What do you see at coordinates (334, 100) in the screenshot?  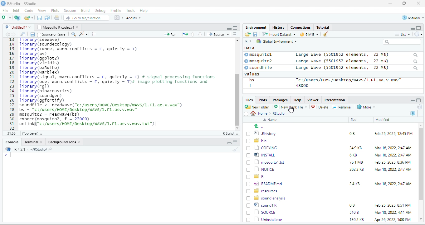 I see `Presentation` at bounding box center [334, 100].